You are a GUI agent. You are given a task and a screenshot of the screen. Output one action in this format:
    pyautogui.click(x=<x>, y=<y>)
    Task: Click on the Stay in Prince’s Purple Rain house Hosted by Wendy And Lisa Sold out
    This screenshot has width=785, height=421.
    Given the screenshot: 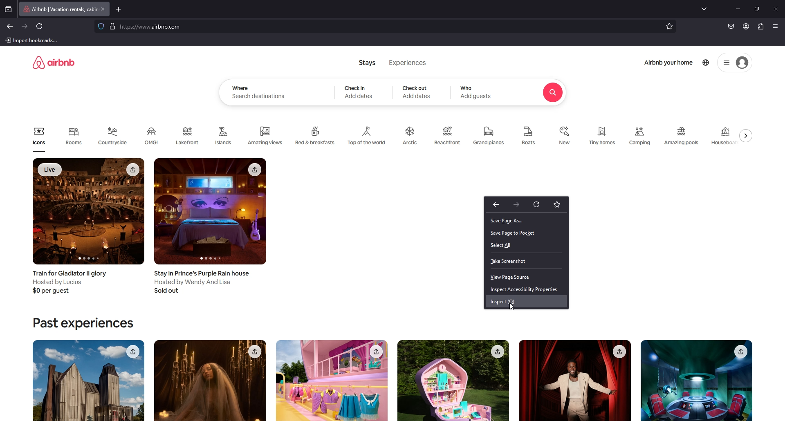 What is the action you would take?
    pyautogui.click(x=204, y=283)
    